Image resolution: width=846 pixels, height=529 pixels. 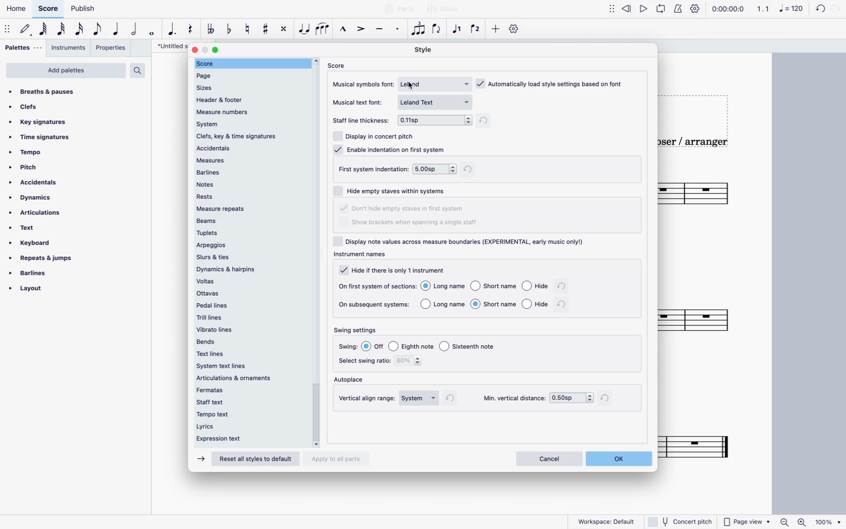 I want to click on system, so click(x=248, y=124).